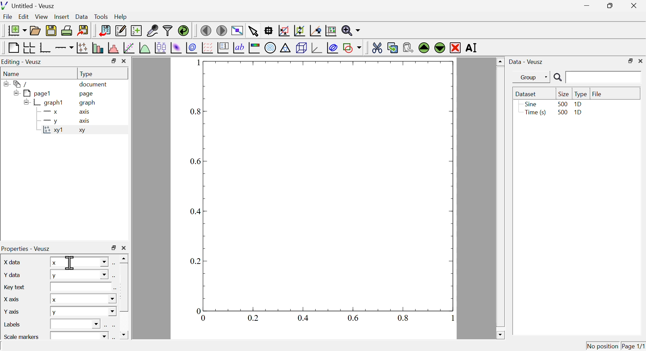  Describe the element at coordinates (79, 276) in the screenshot. I see `y` at that location.